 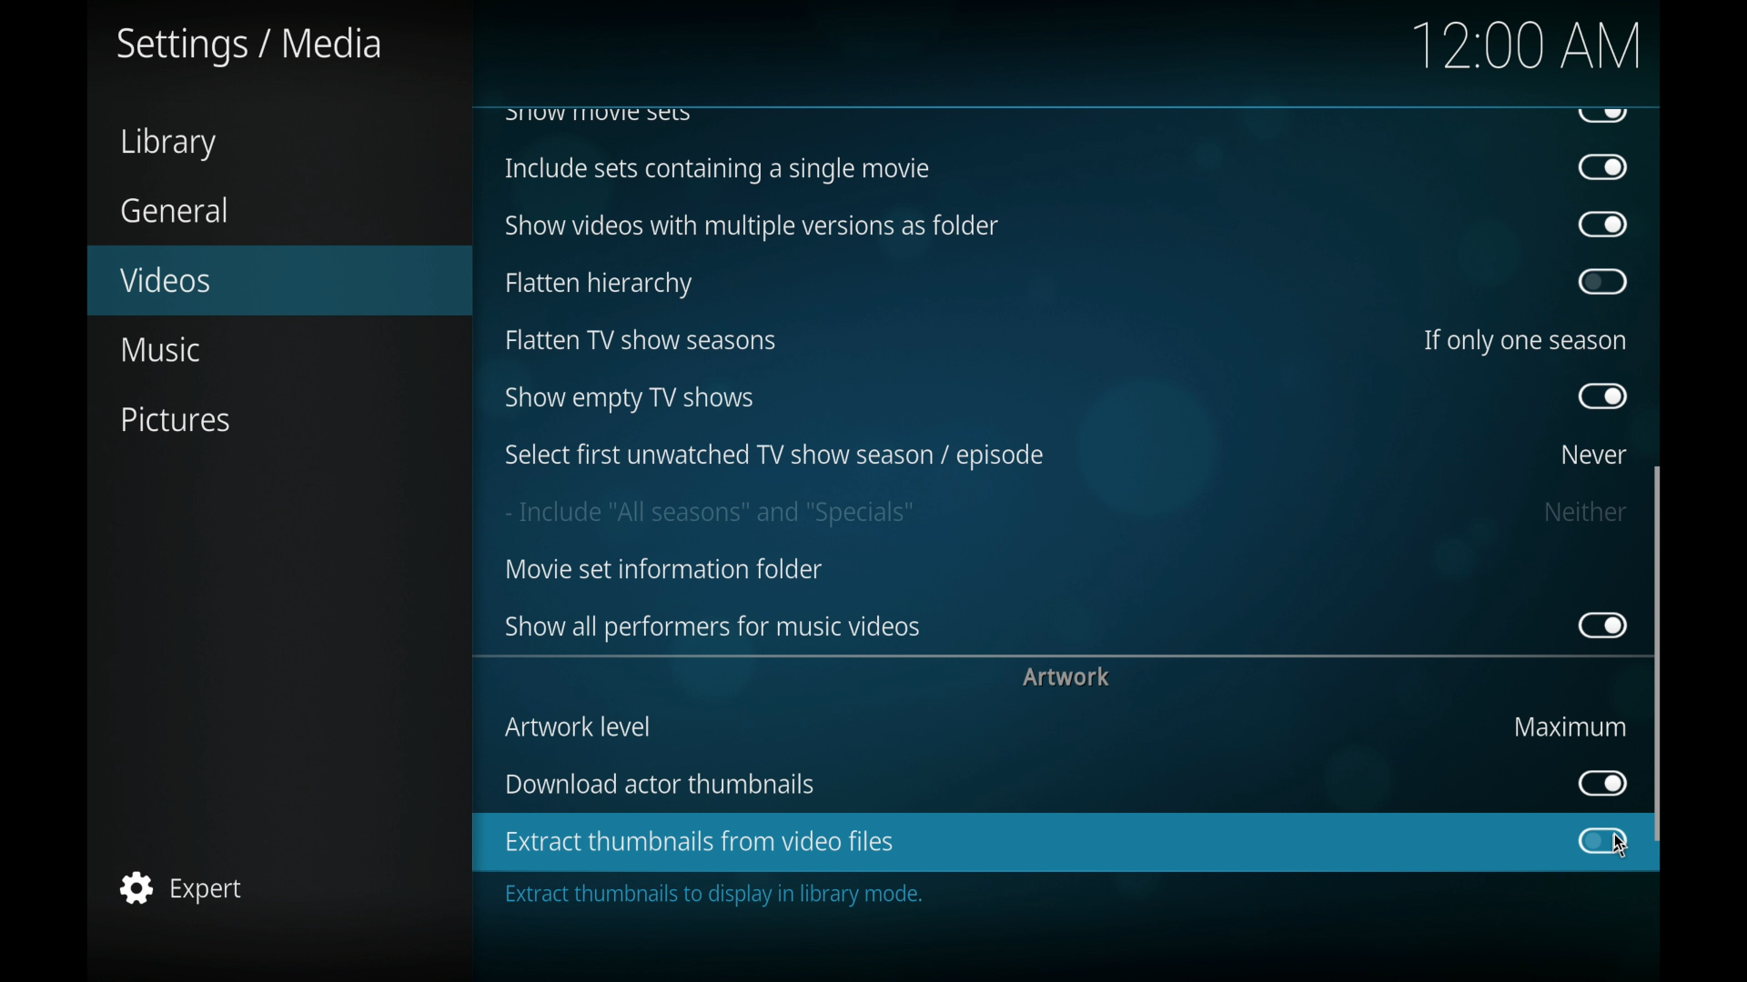 What do you see at coordinates (1524, 340) in the screenshot?
I see `if only one season` at bounding box center [1524, 340].